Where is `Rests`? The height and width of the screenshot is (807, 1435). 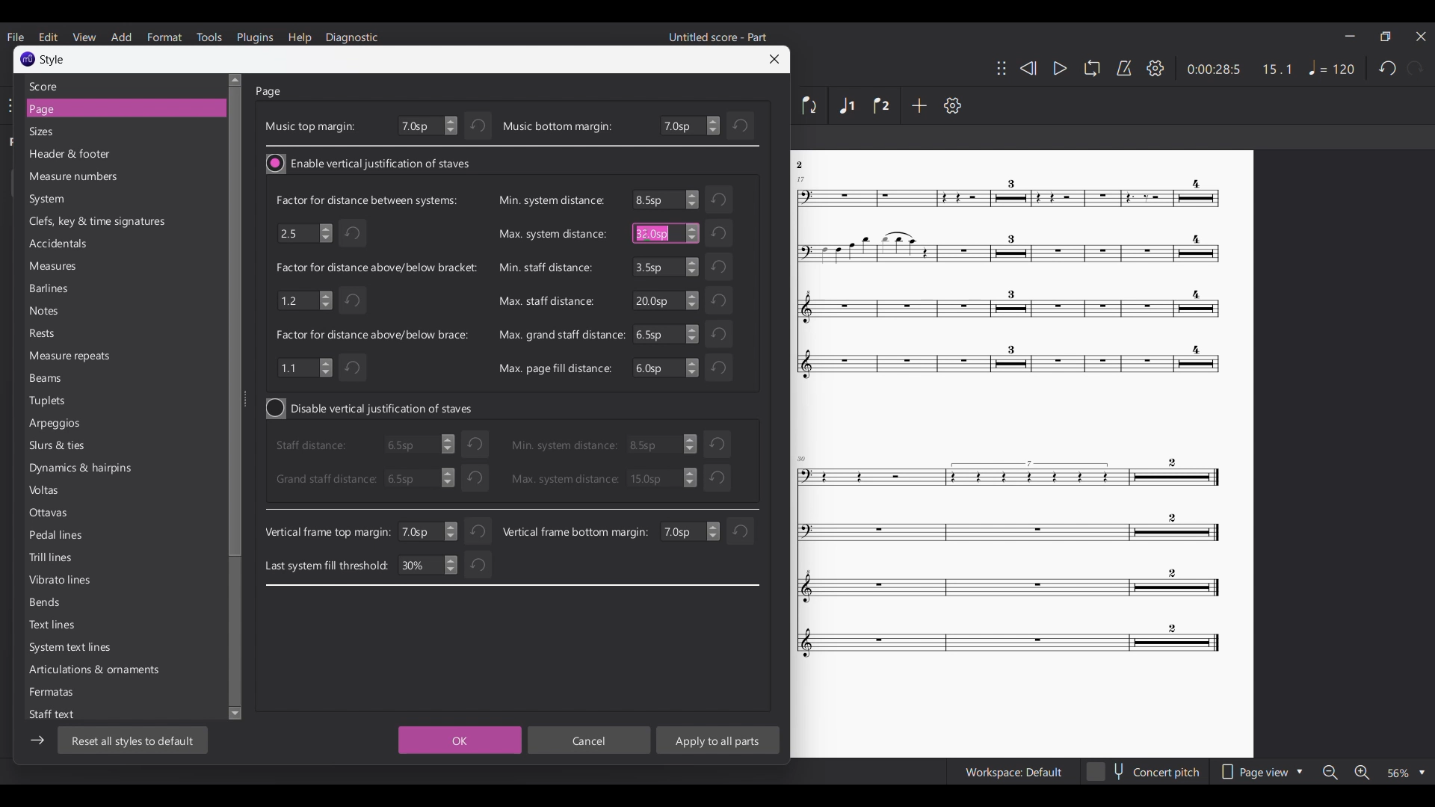
Rests is located at coordinates (70, 336).